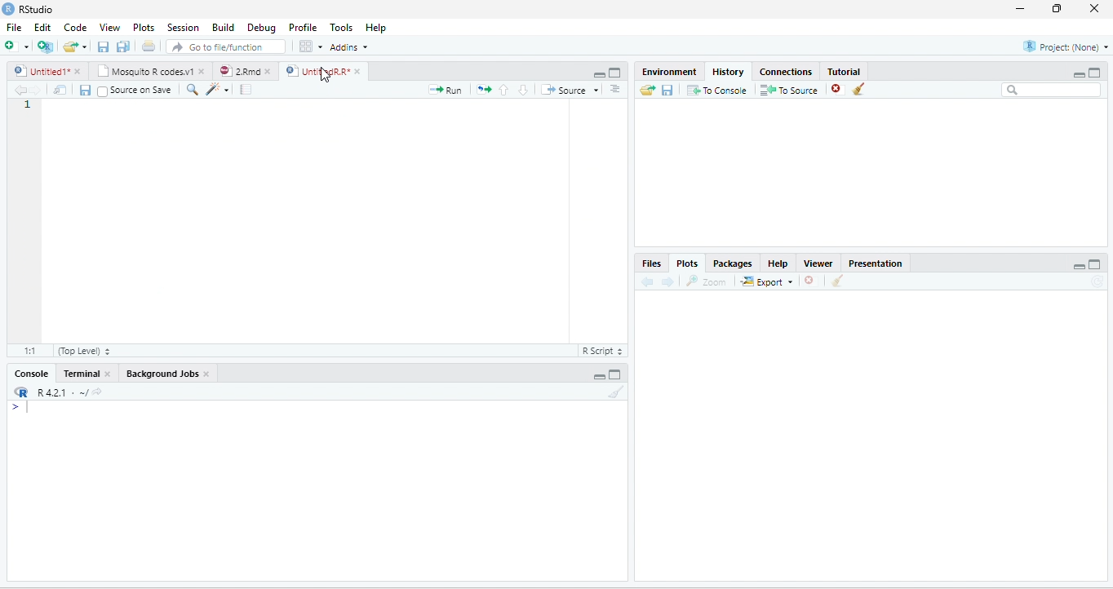  I want to click on Clear all history entries, so click(859, 89).